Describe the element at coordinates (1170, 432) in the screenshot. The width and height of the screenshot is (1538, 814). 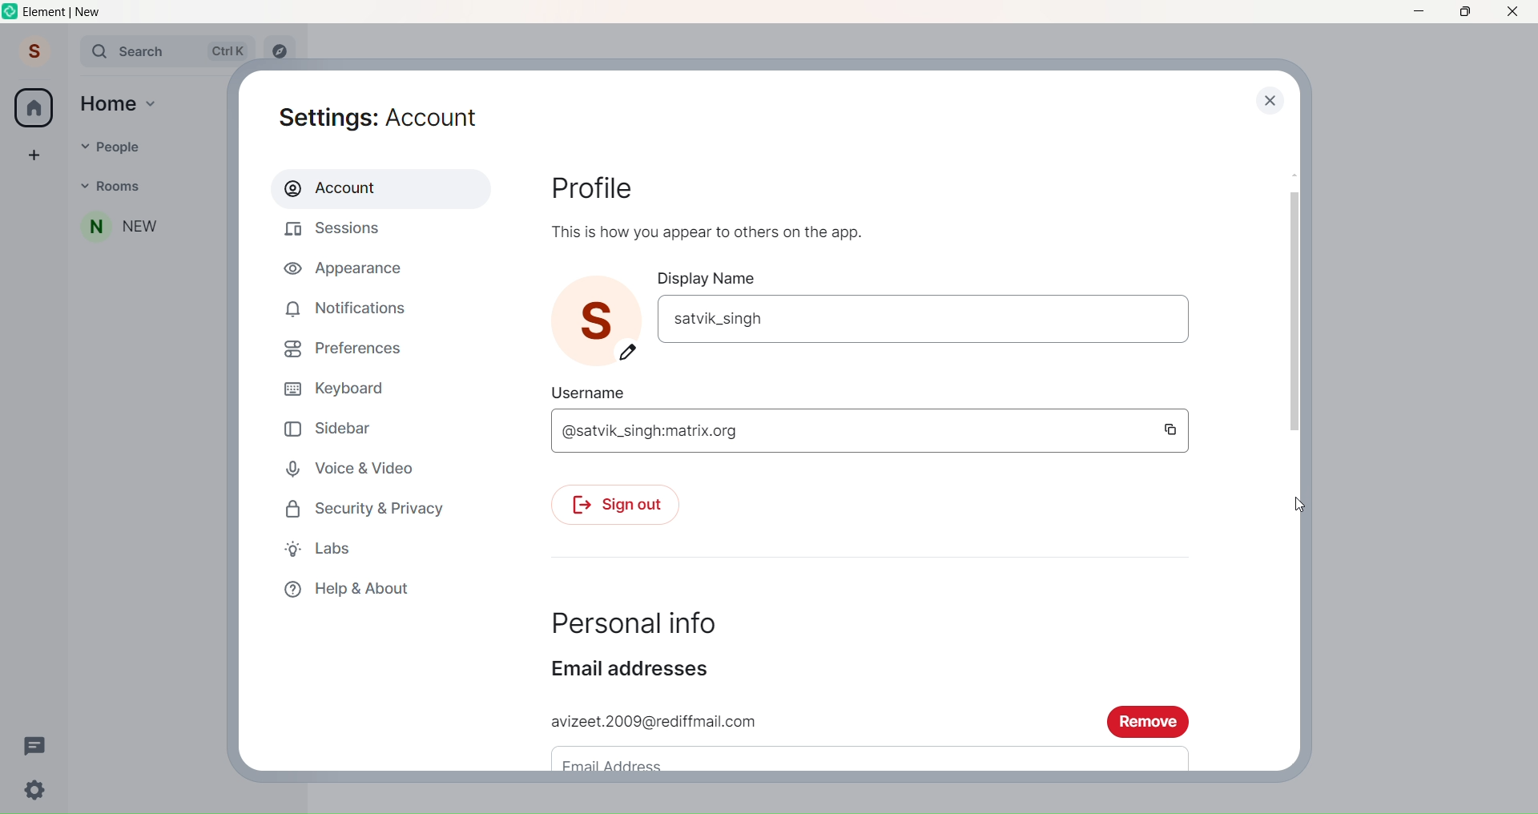
I see `Copy` at that location.